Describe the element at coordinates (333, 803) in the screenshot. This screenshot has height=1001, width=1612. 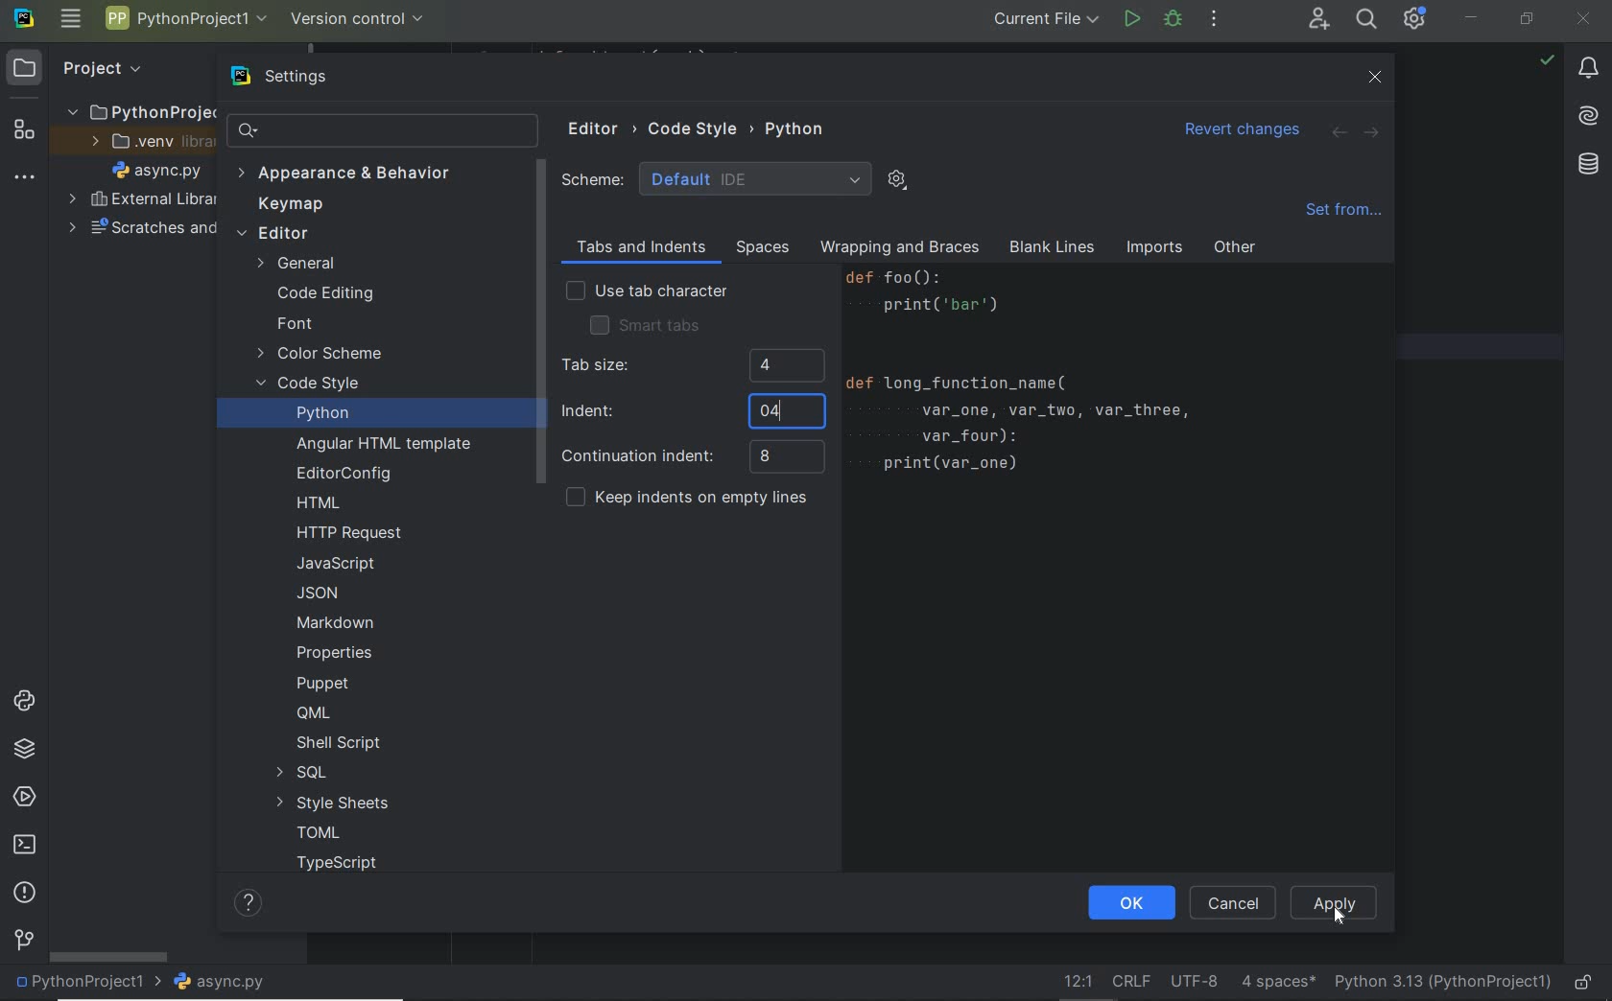
I see `STYLE SHEETS` at that location.